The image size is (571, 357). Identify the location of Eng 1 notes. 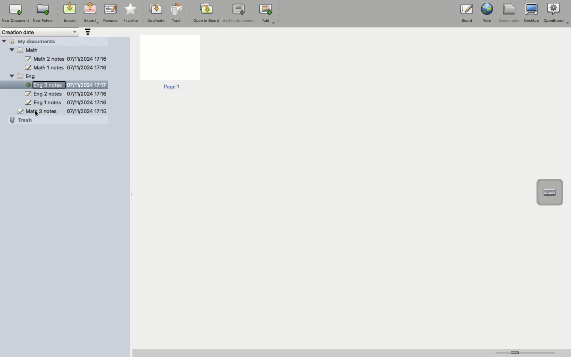
(65, 102).